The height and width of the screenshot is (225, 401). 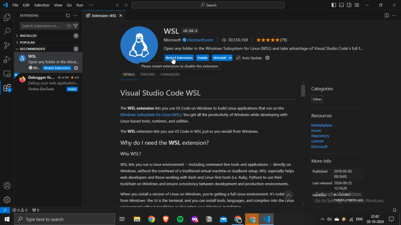 I want to click on Please restart extensions to disable this extension., so click(x=180, y=67).